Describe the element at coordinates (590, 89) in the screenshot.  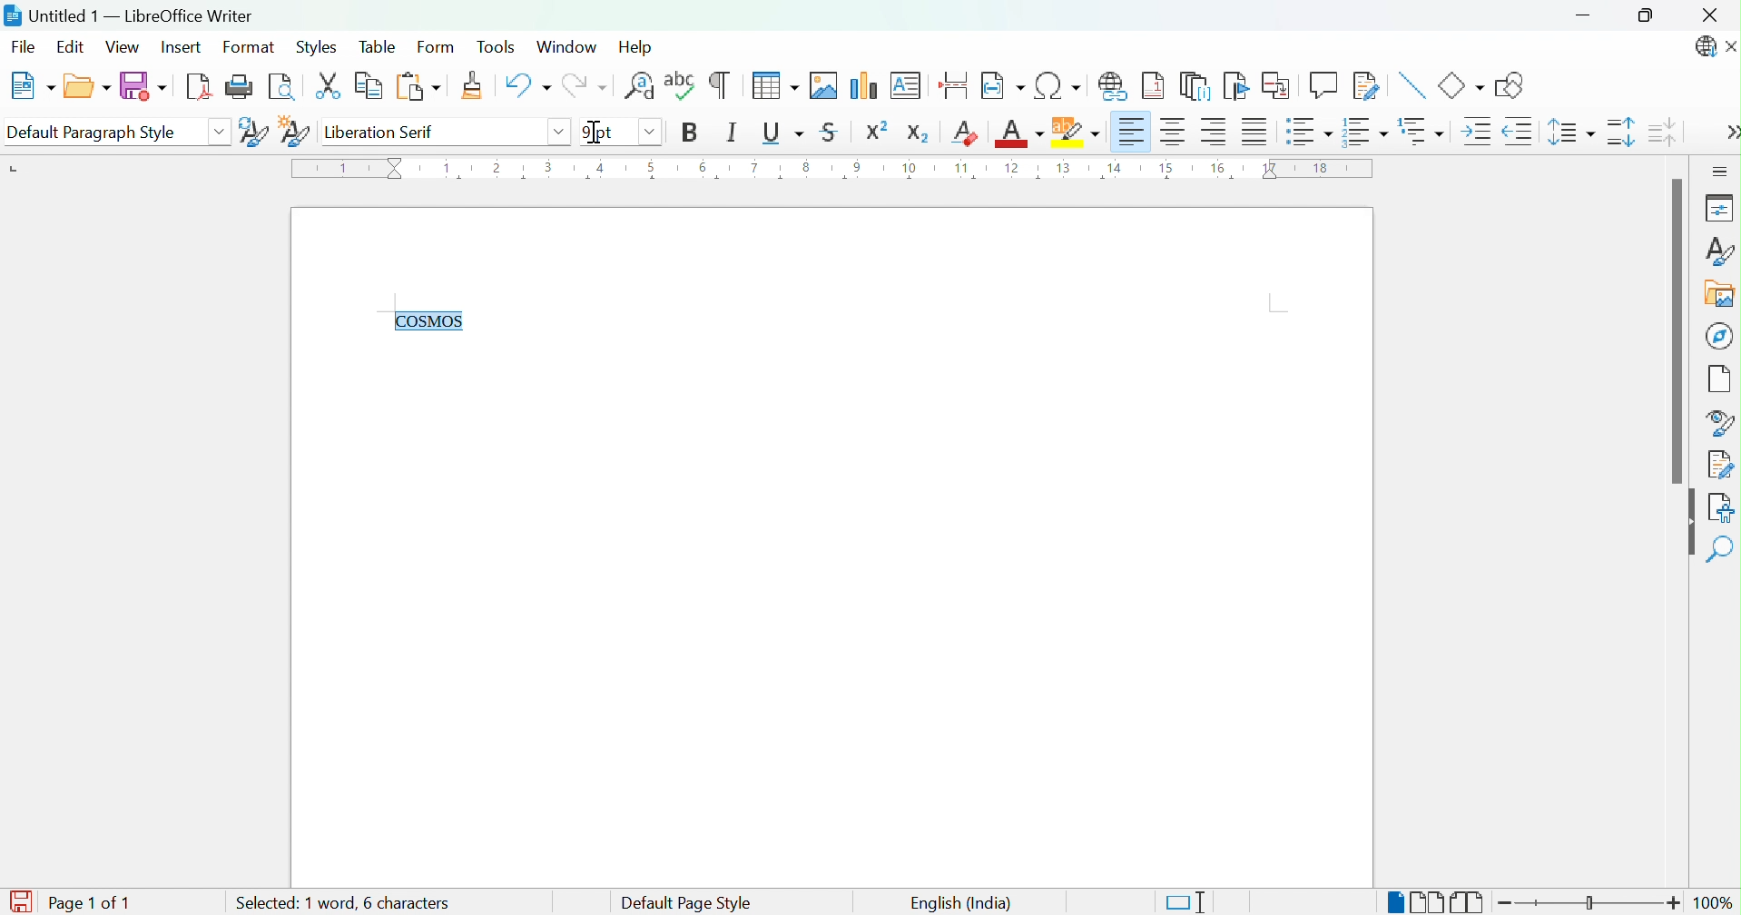
I see `Redo` at that location.